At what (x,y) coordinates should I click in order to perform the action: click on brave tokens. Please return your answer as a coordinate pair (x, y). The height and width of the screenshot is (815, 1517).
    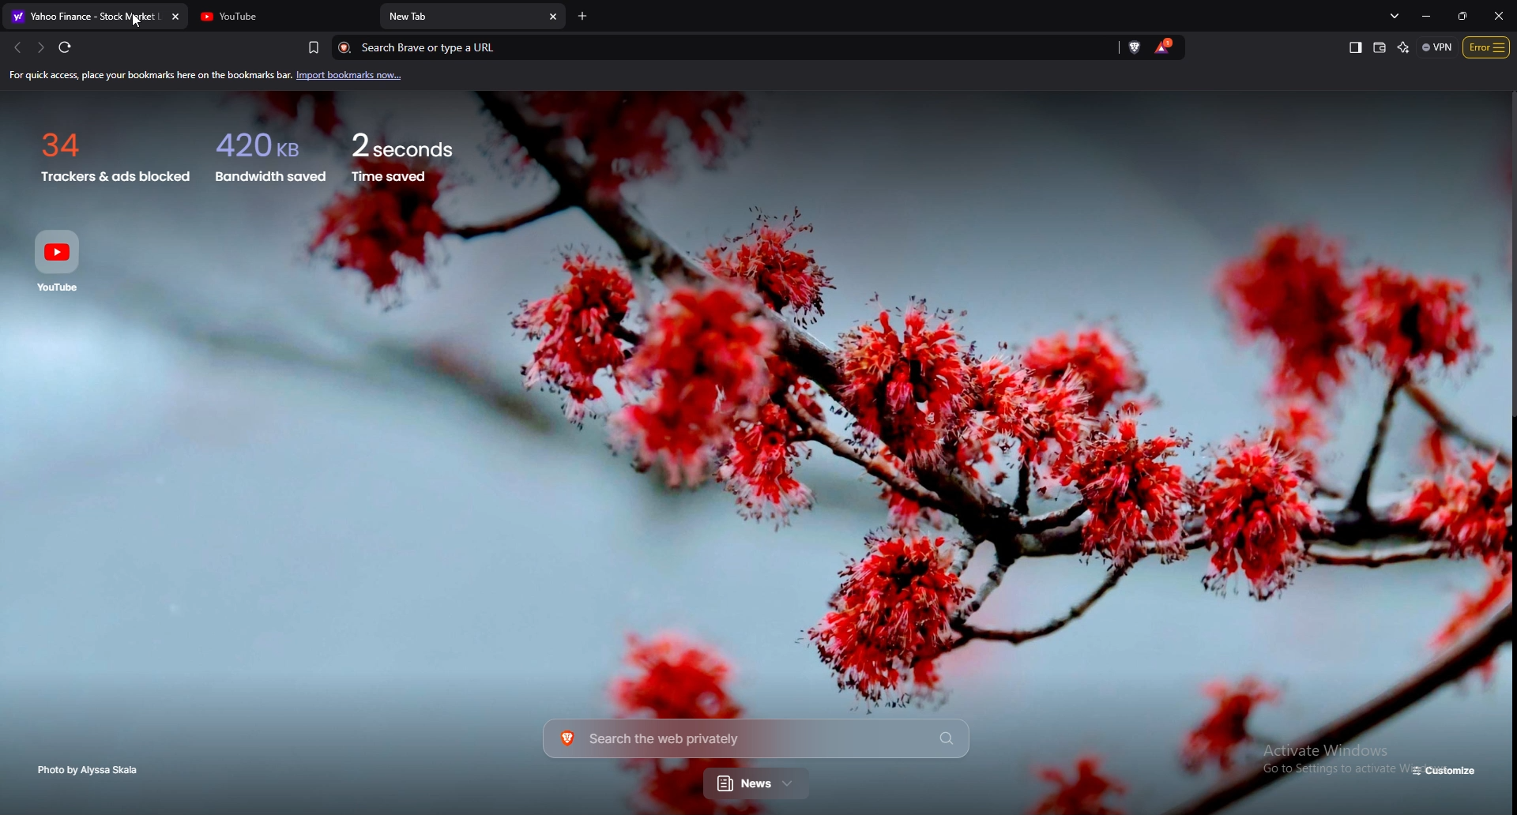
    Looking at the image, I should click on (1165, 47).